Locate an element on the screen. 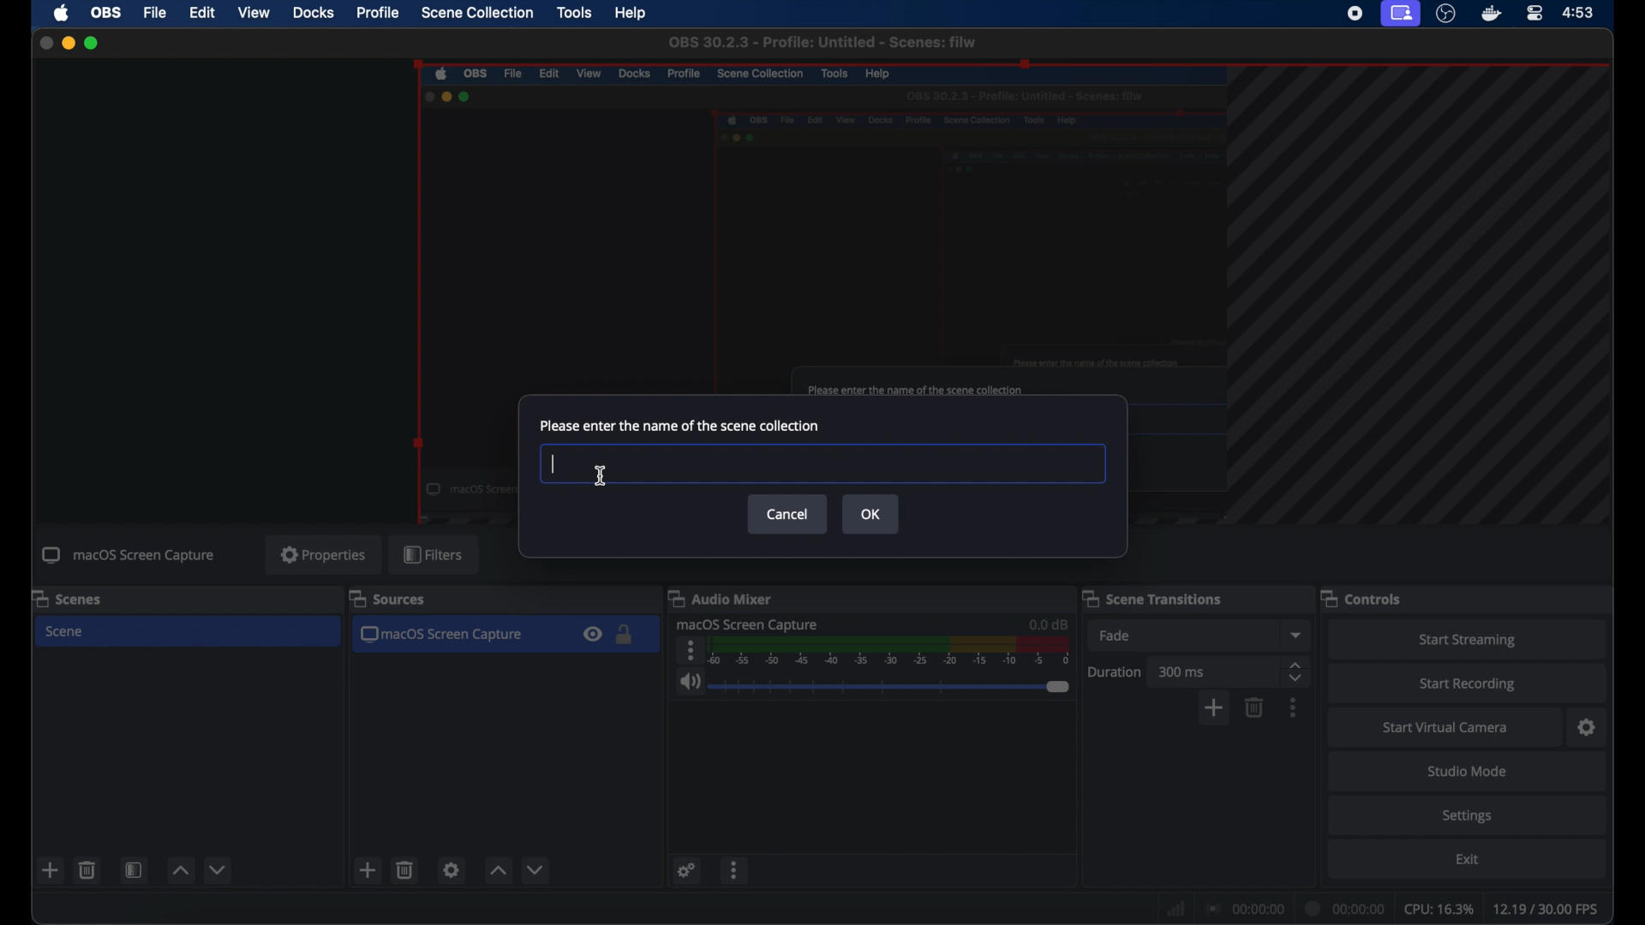 The height and width of the screenshot is (925, 1645). preview is located at coordinates (817, 228).